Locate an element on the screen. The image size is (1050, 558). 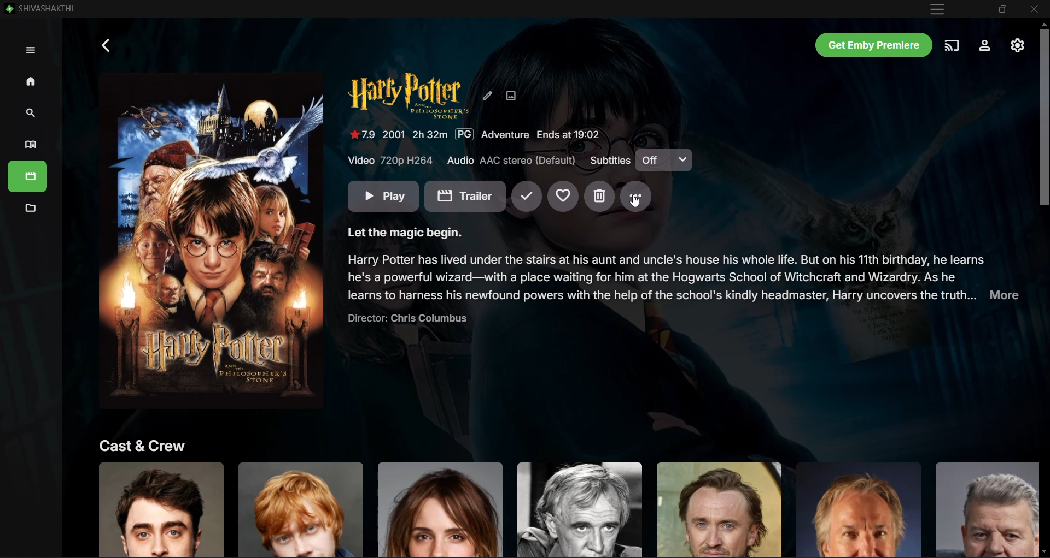
Books is located at coordinates (27, 145).